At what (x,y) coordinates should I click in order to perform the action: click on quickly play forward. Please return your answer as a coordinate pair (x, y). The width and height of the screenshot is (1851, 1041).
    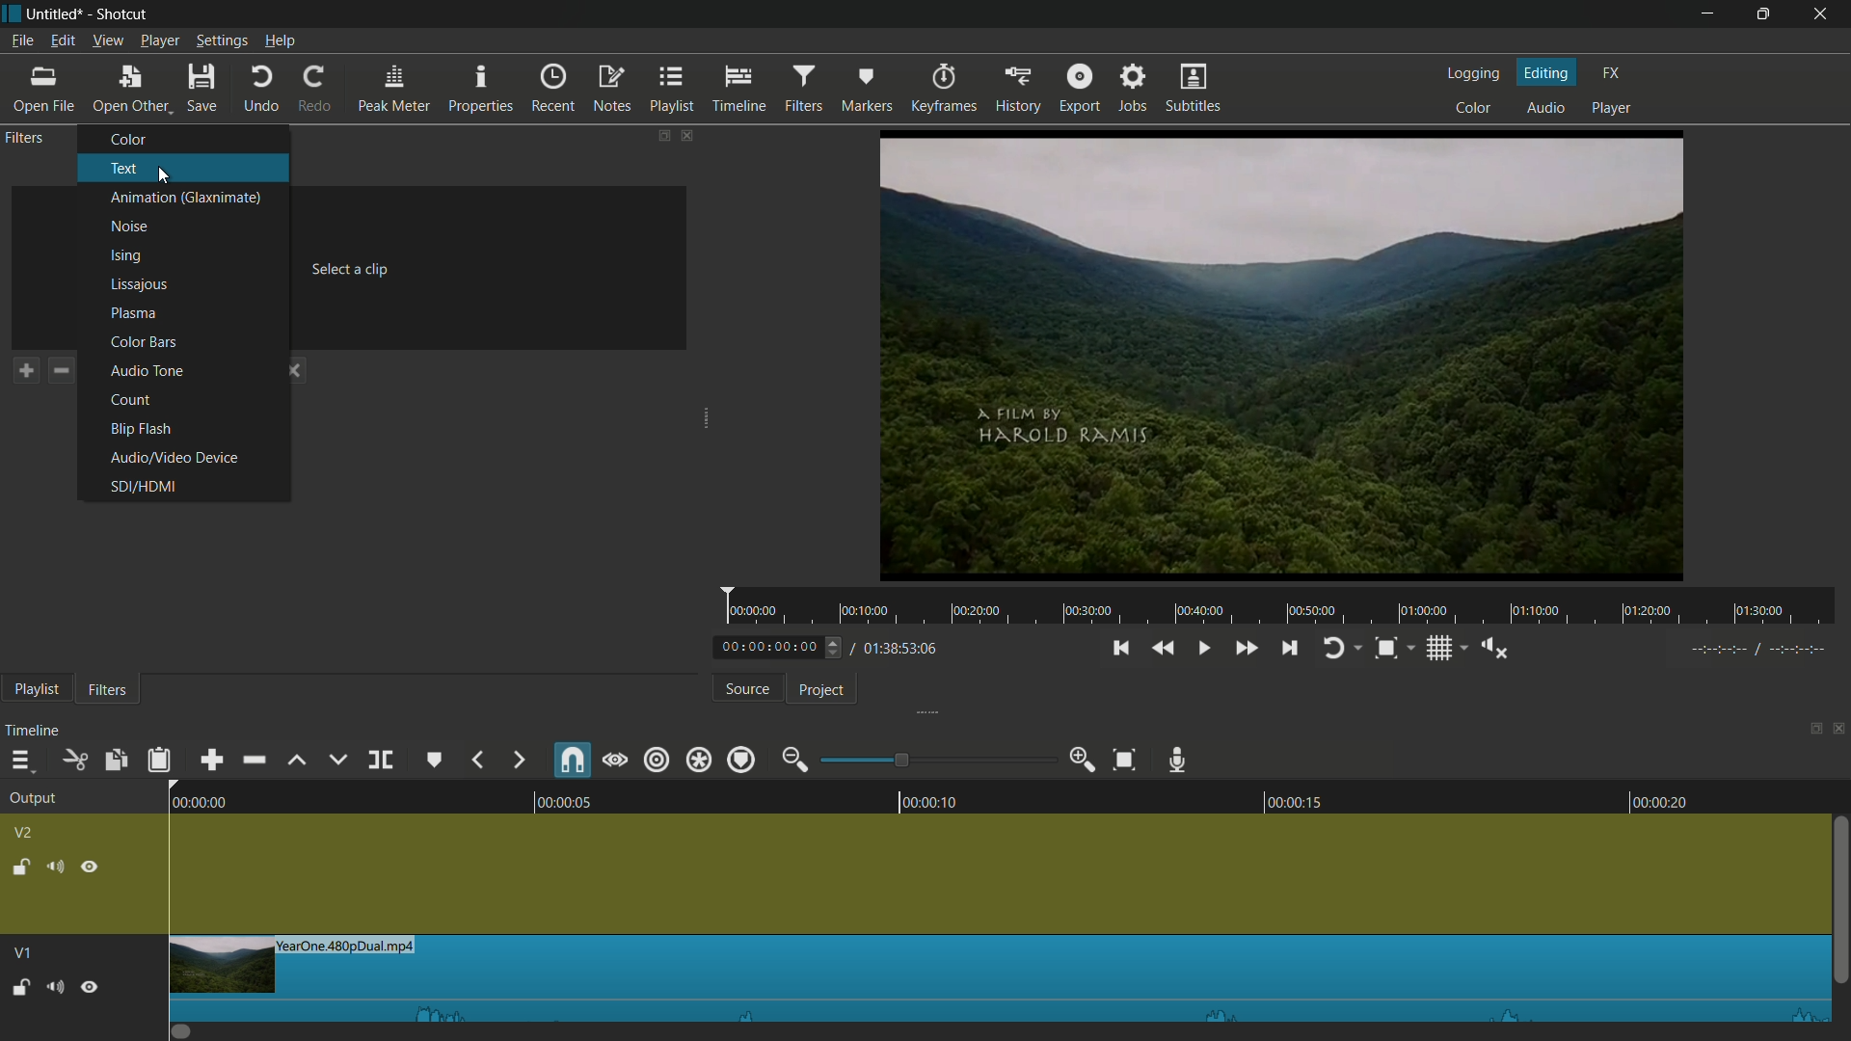
    Looking at the image, I should click on (1243, 647).